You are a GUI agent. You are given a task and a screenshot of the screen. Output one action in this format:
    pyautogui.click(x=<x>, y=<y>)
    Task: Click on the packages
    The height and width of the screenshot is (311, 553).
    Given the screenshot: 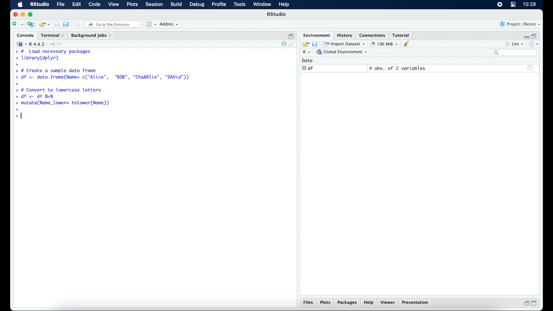 What is the action you would take?
    pyautogui.click(x=347, y=303)
    